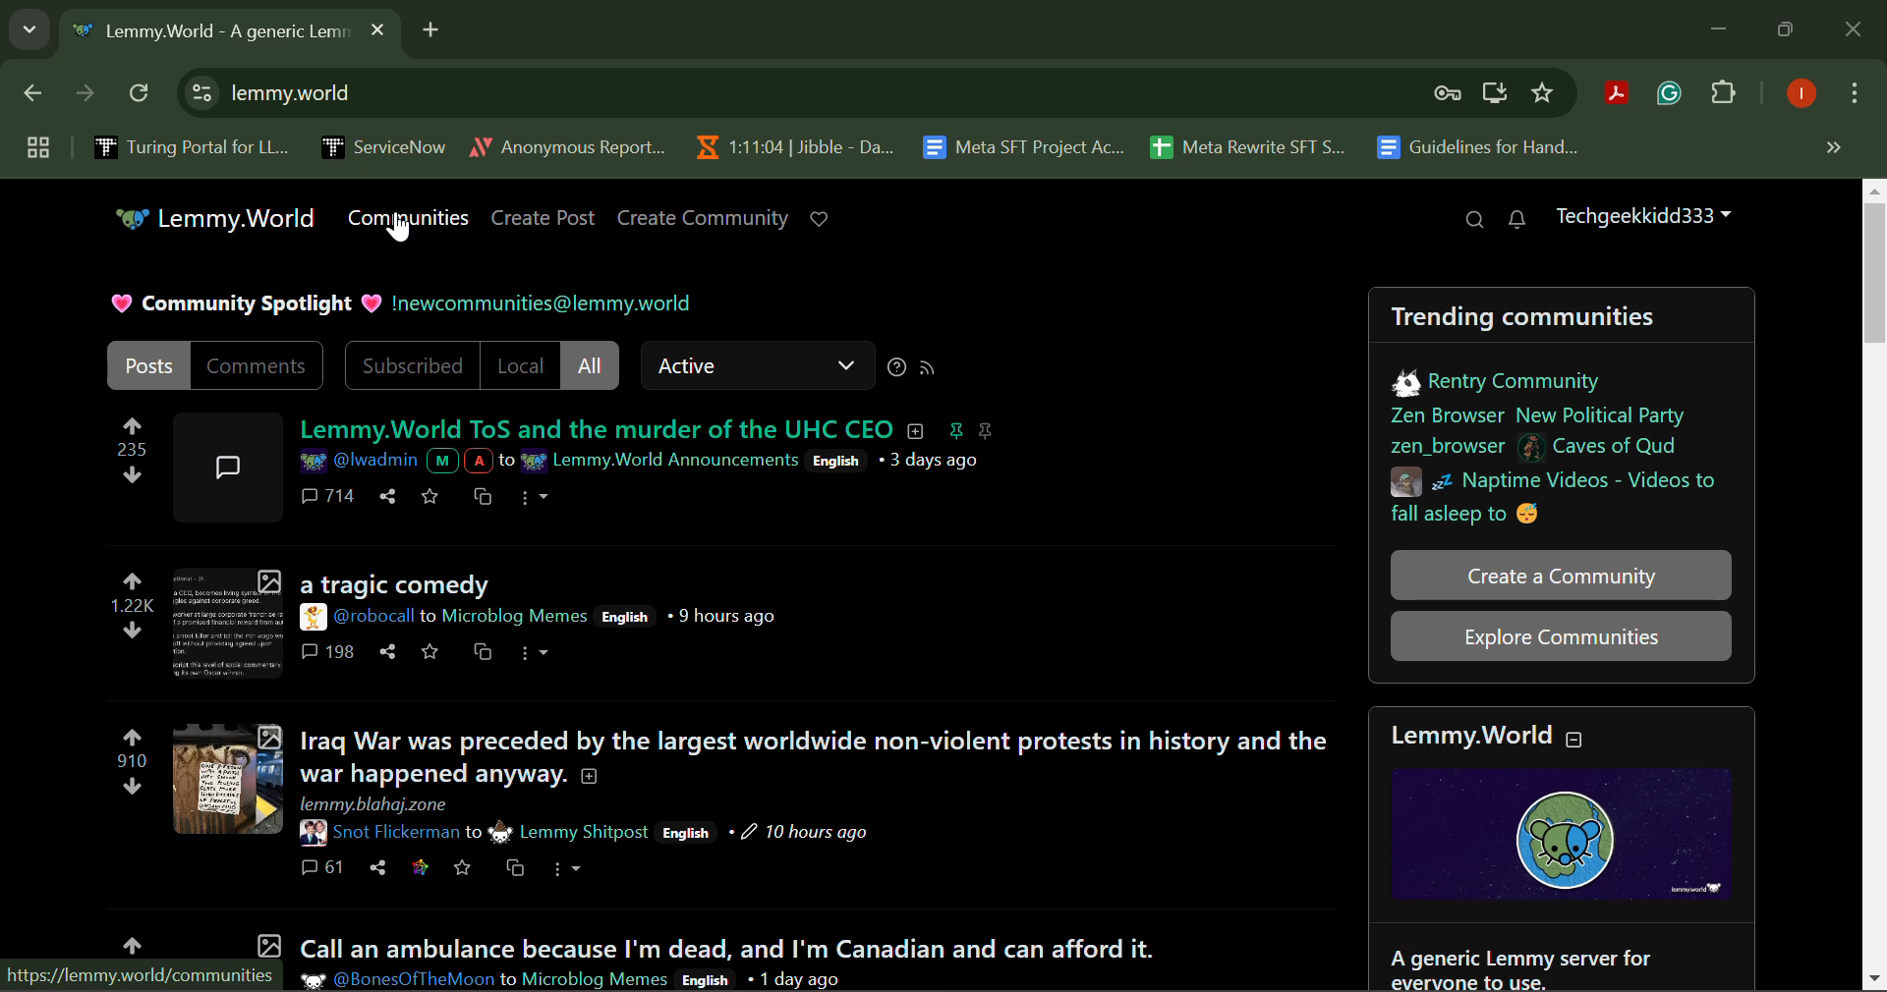 Image resolution: width=1887 pixels, height=992 pixels. I want to click on Save, so click(432, 493).